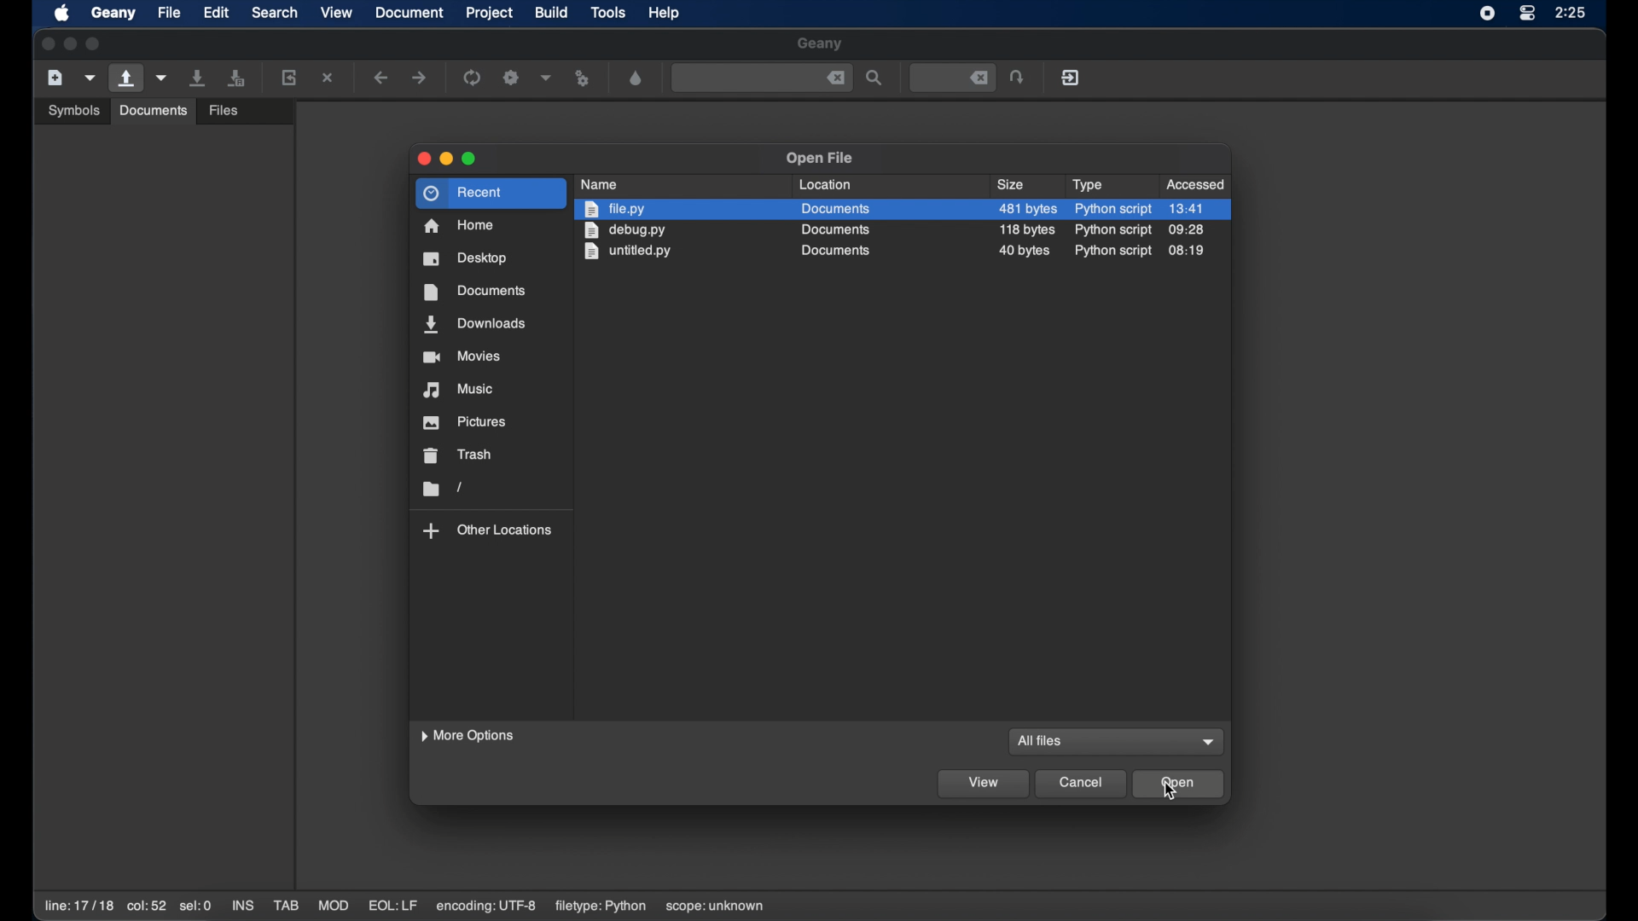 Image resolution: width=1638 pixels, height=921 pixels. Describe the element at coordinates (68, 113) in the screenshot. I see `` at that location.